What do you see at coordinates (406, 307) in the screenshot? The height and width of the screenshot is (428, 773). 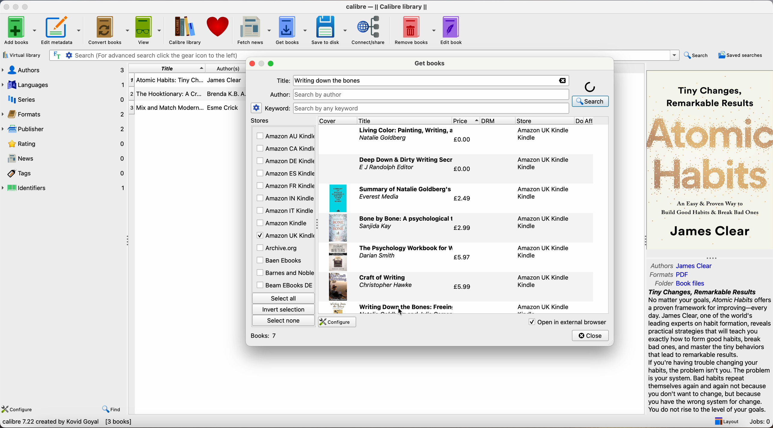 I see `Writing down the bones: Freein` at bounding box center [406, 307].